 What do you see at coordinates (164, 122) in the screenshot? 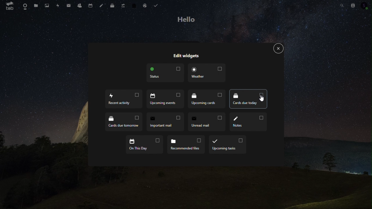
I see `Important mail` at bounding box center [164, 122].